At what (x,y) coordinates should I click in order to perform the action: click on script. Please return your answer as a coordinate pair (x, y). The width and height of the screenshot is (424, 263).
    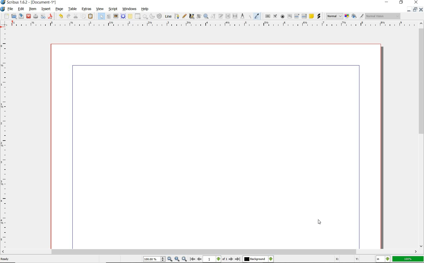
    Looking at the image, I should click on (114, 9).